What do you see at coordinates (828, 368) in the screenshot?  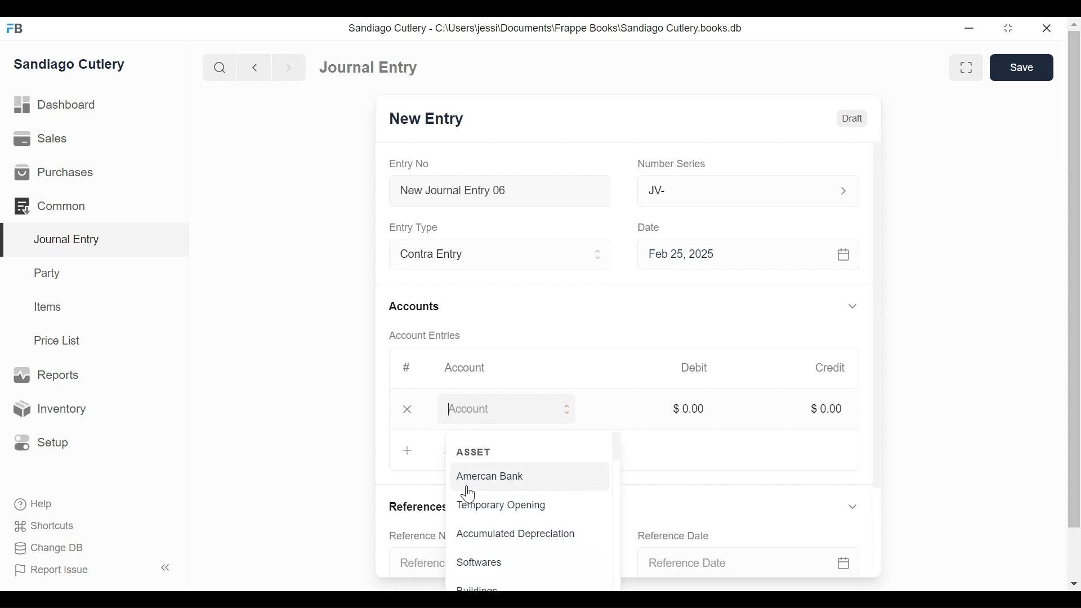 I see `Credit` at bounding box center [828, 368].